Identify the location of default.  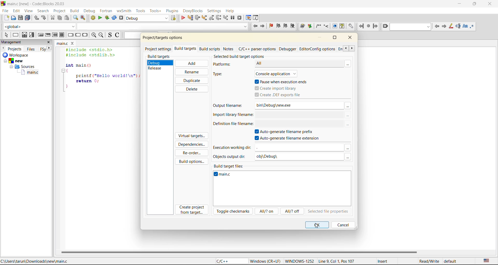
(452, 262).